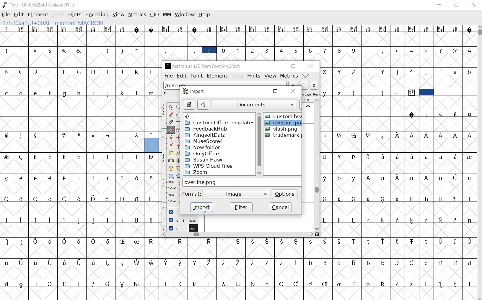 Image resolution: width=482 pixels, height=300 pixels. I want to click on Symbol, so click(455, 262).